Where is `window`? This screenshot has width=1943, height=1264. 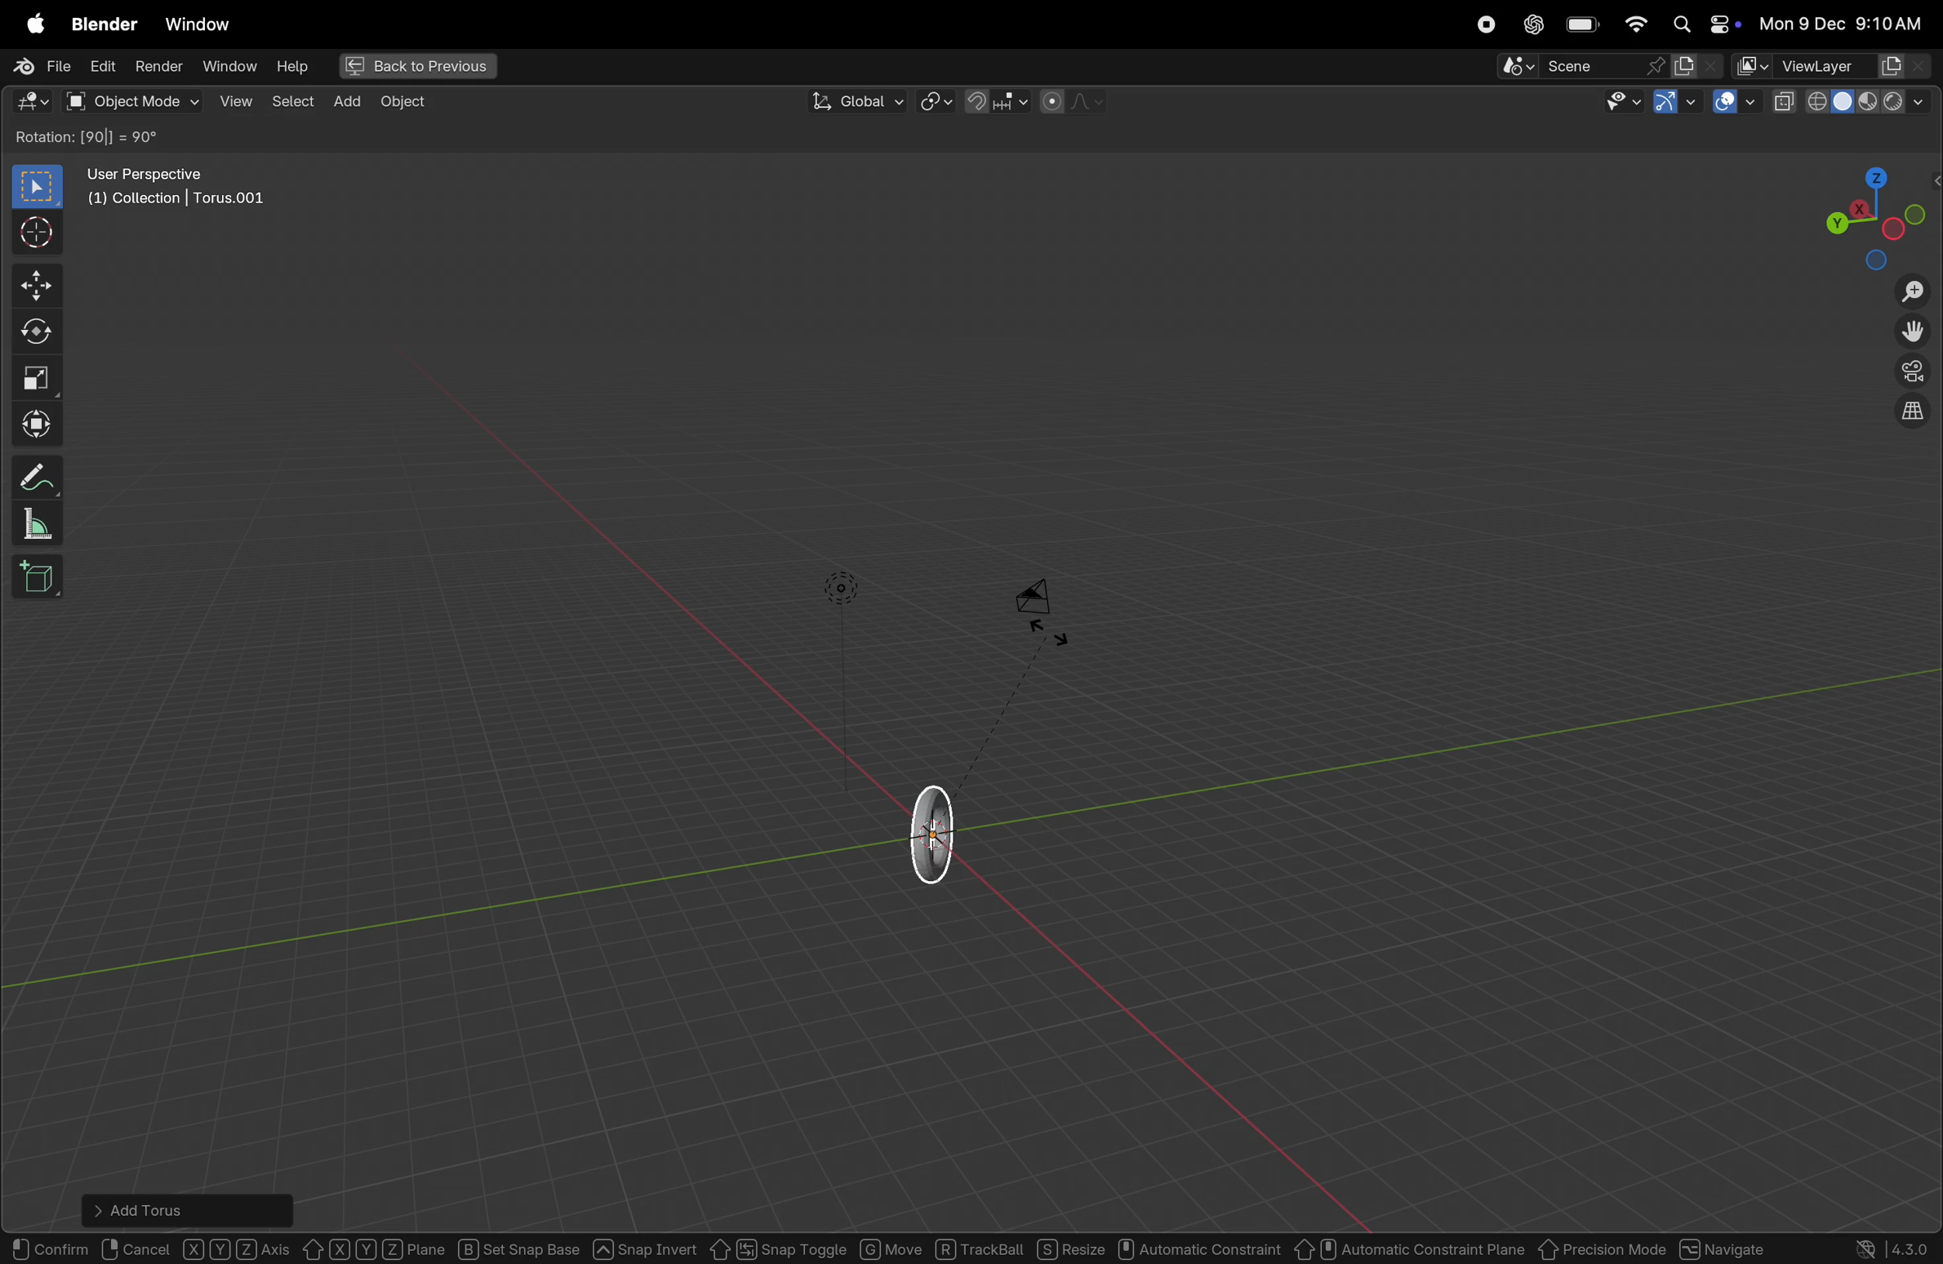 window is located at coordinates (197, 24).